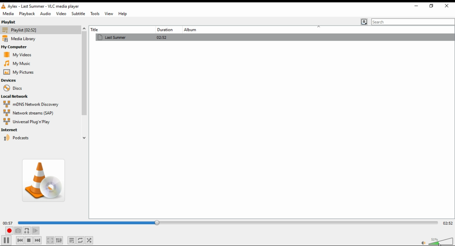 The width and height of the screenshot is (455, 246). What do you see at coordinates (12, 130) in the screenshot?
I see `internet` at bounding box center [12, 130].